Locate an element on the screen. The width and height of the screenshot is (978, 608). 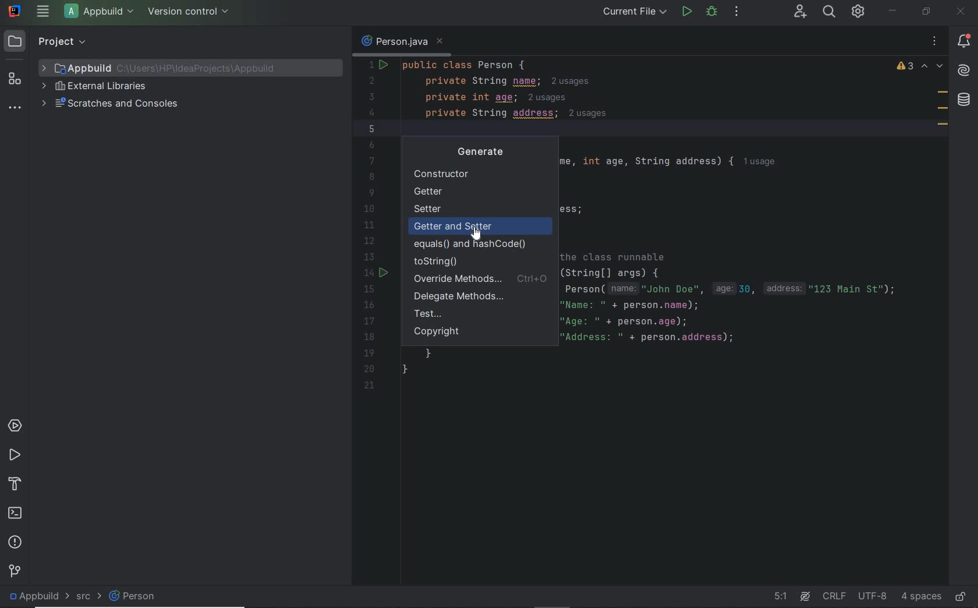
more tool windows is located at coordinates (14, 109).